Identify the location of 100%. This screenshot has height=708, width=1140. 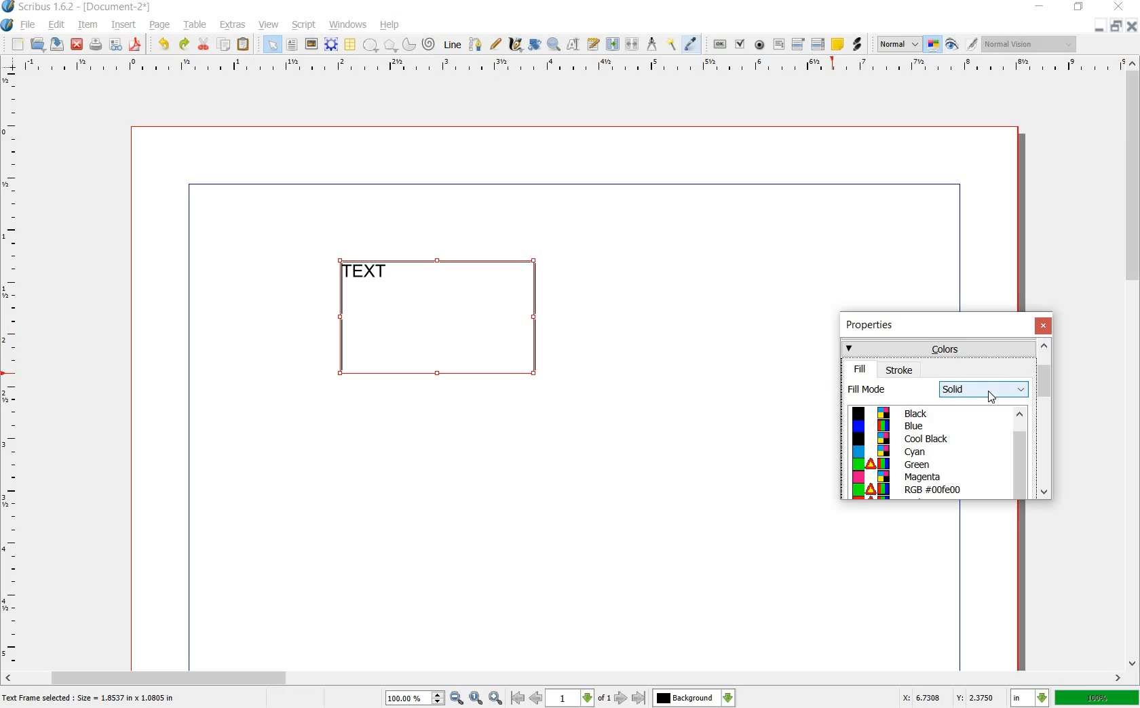
(408, 698).